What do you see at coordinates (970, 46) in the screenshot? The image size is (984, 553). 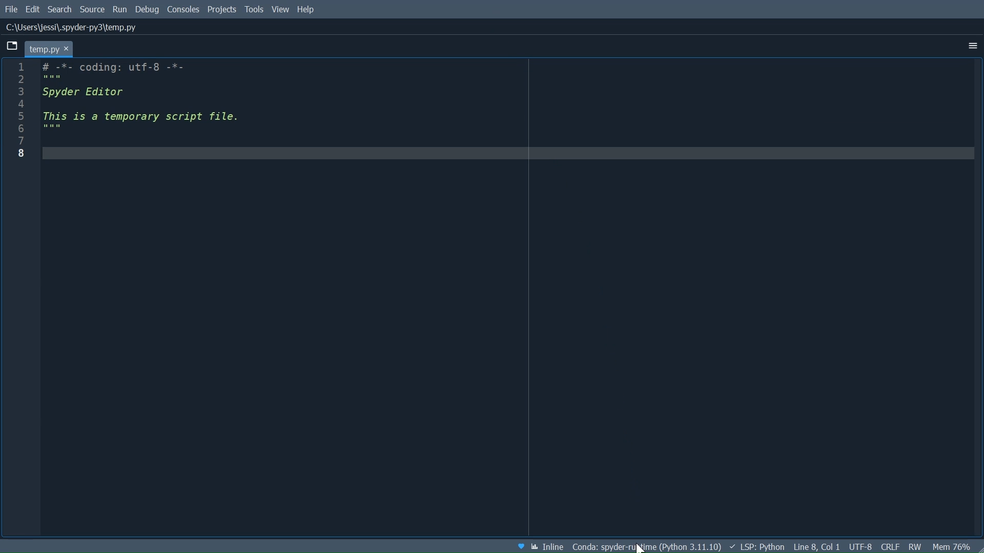 I see `More Options` at bounding box center [970, 46].